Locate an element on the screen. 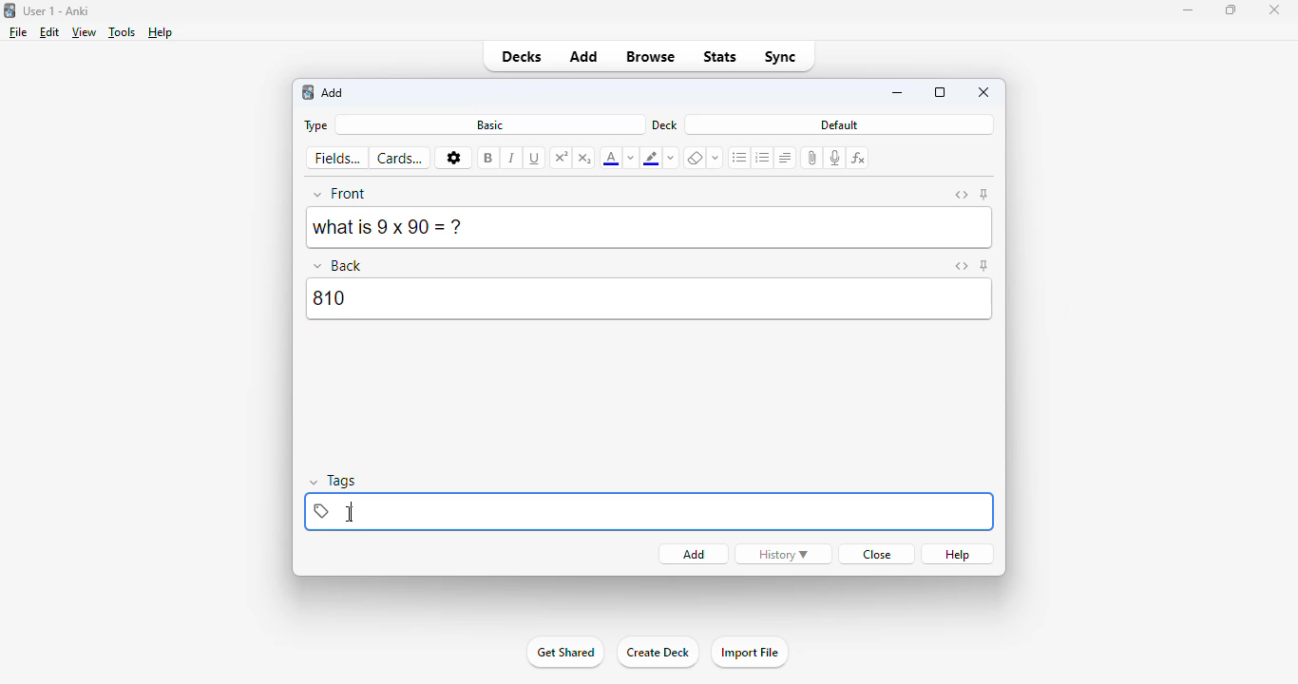 The image size is (1298, 684). toggle HTML editor is located at coordinates (962, 195).